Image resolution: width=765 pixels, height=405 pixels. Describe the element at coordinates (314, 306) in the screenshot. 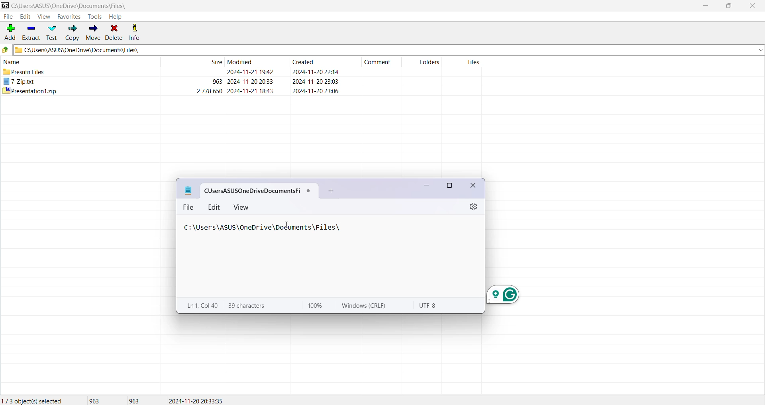

I see `100%` at that location.